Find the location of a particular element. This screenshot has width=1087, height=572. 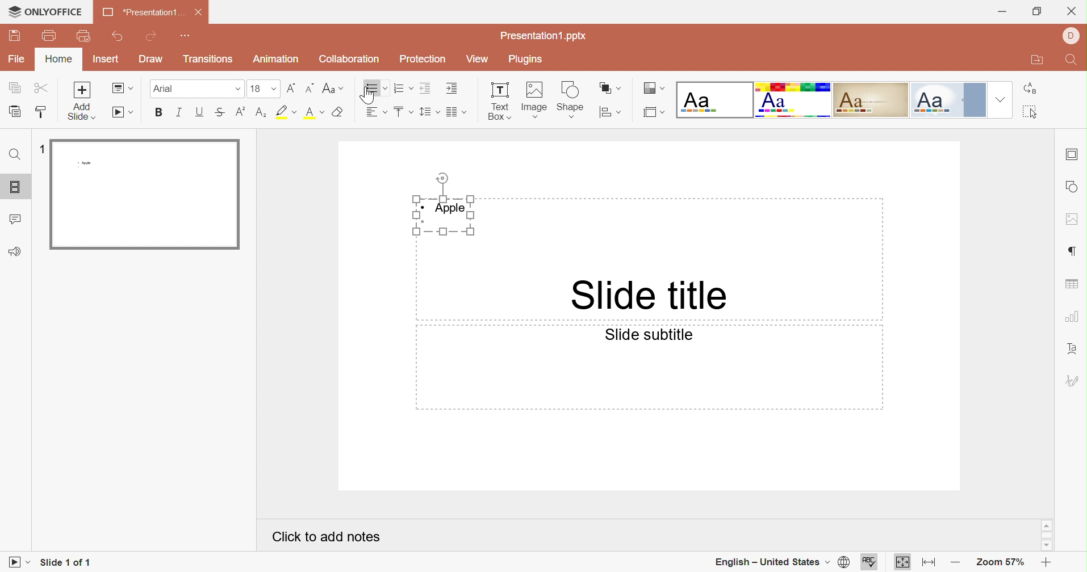

Slides is located at coordinates (16, 188).